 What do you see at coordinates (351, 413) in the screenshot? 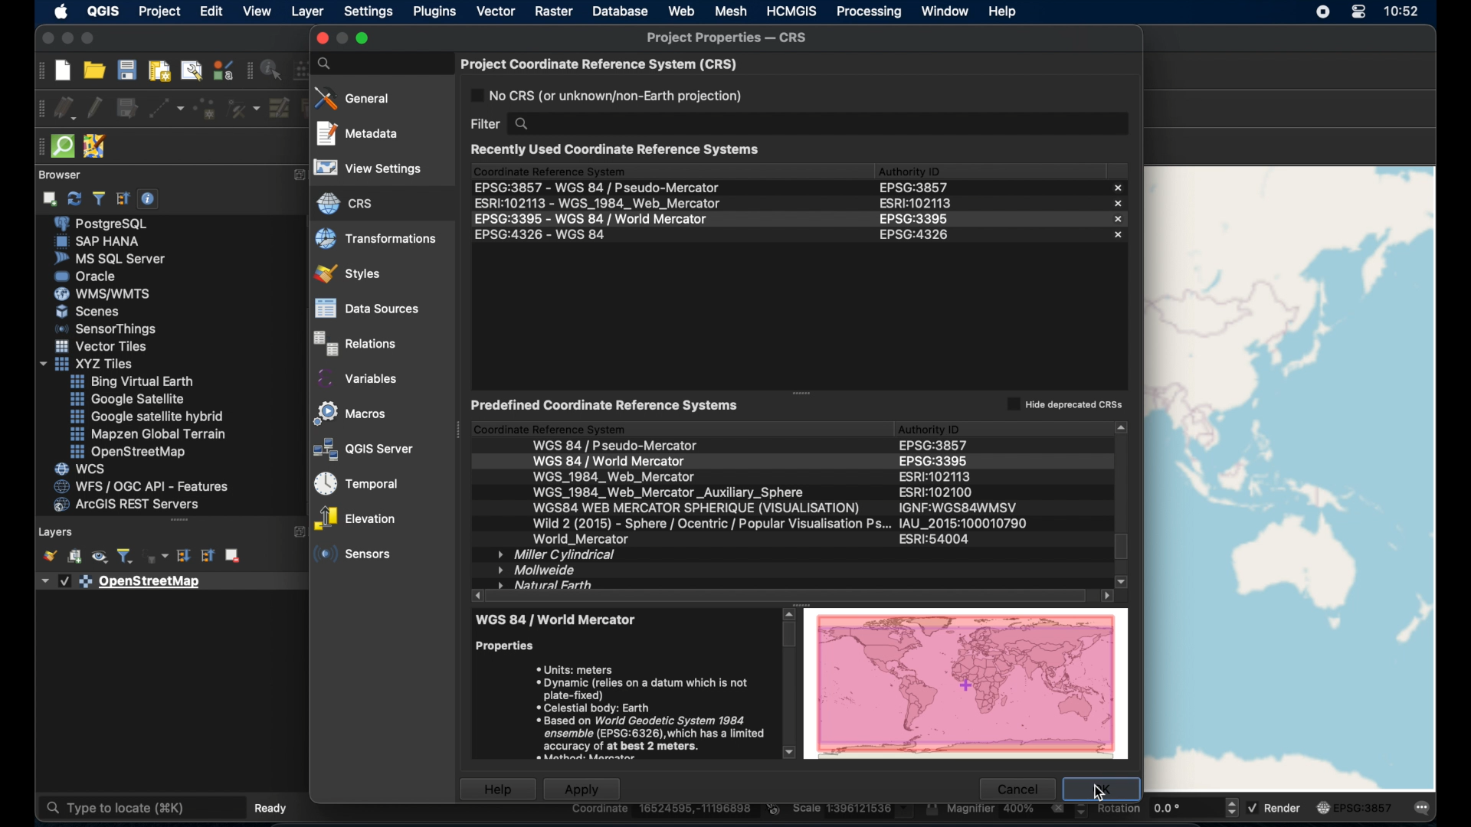
I see `macros` at bounding box center [351, 413].